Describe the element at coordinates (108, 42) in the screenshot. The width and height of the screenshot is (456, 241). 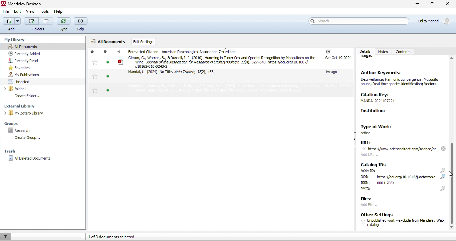
I see `All documents` at that location.